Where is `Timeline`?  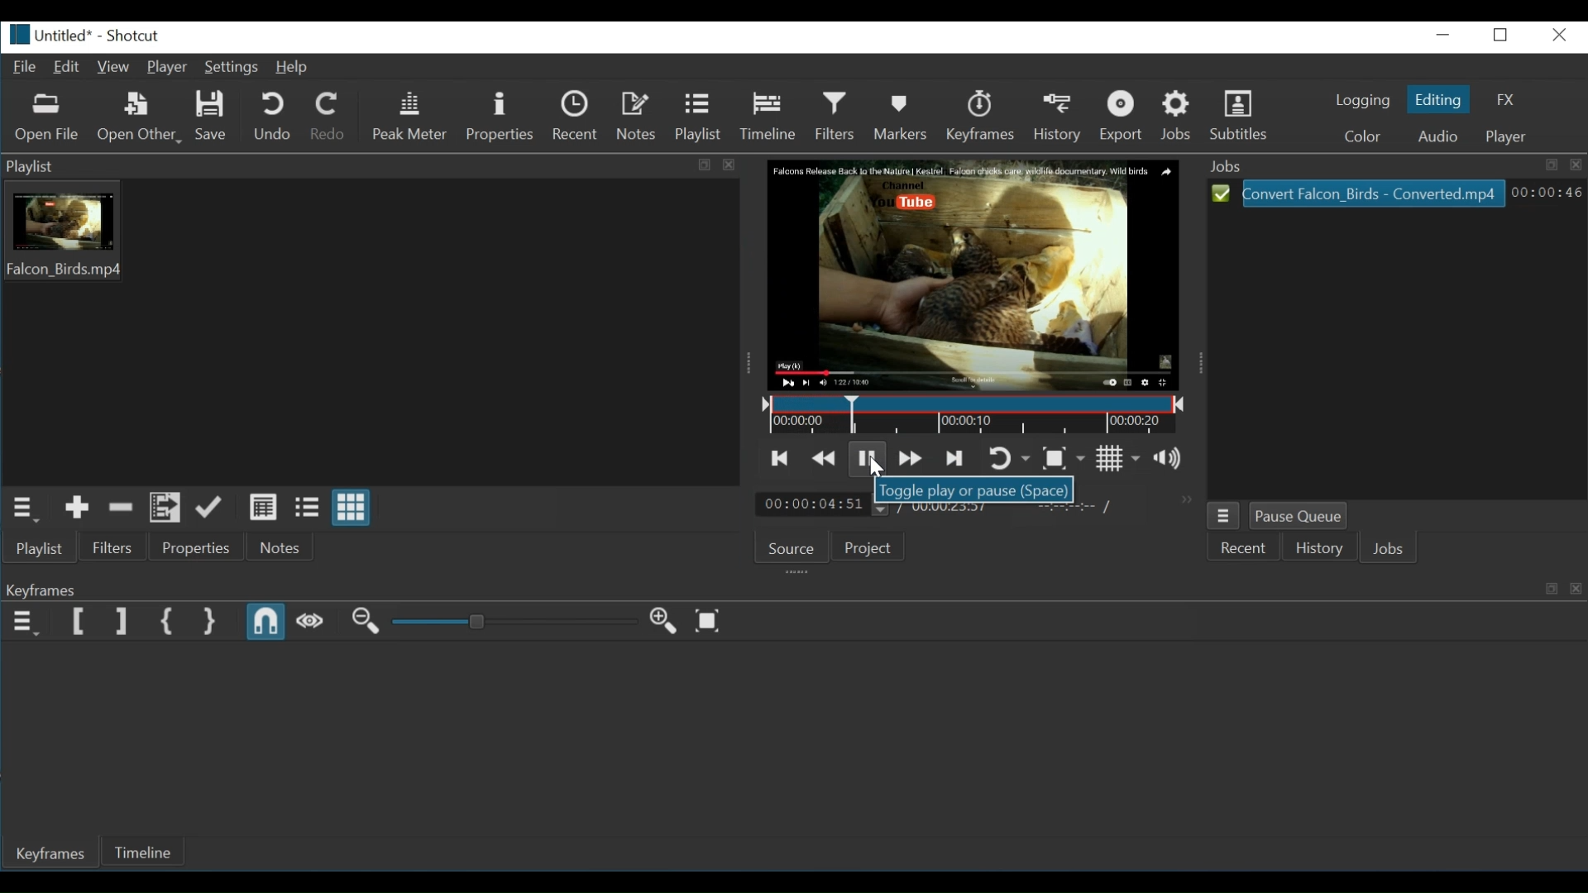
Timeline is located at coordinates (969, 413).